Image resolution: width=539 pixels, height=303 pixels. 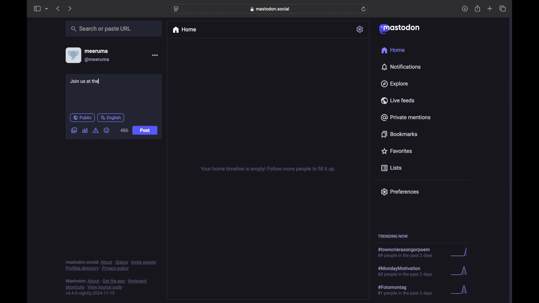 What do you see at coordinates (393, 50) in the screenshot?
I see `home` at bounding box center [393, 50].